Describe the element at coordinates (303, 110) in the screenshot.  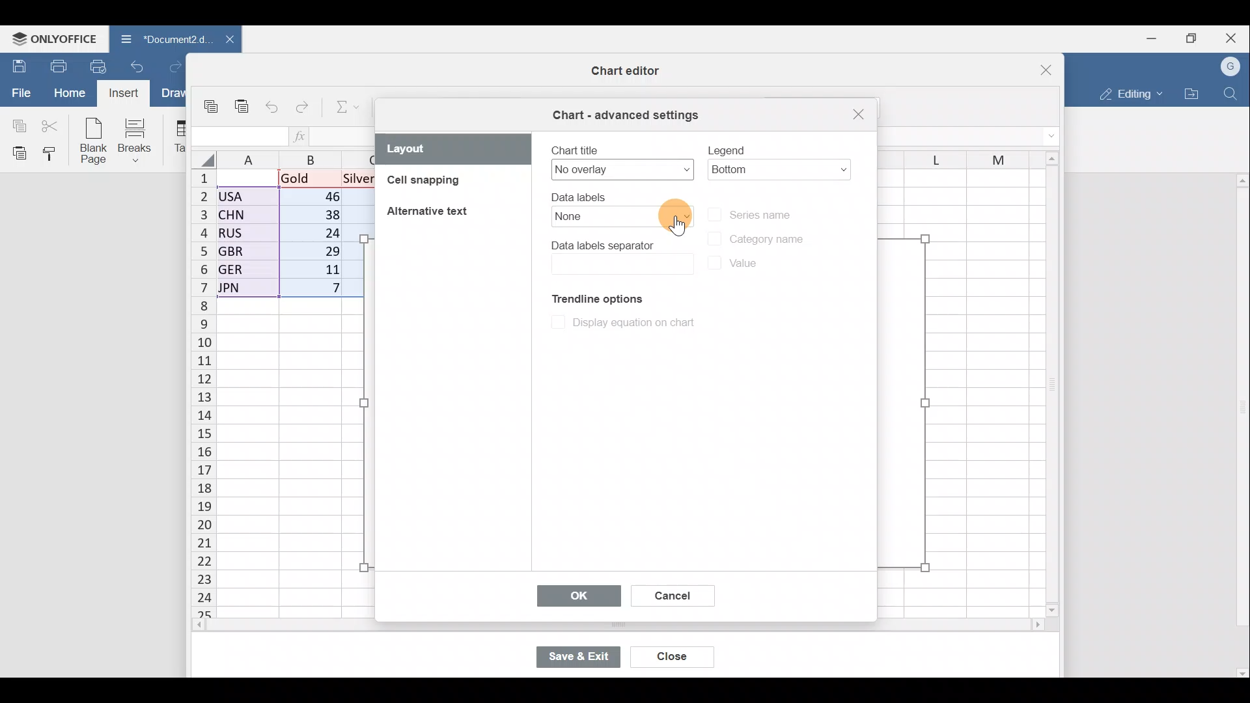
I see `Redo` at that location.